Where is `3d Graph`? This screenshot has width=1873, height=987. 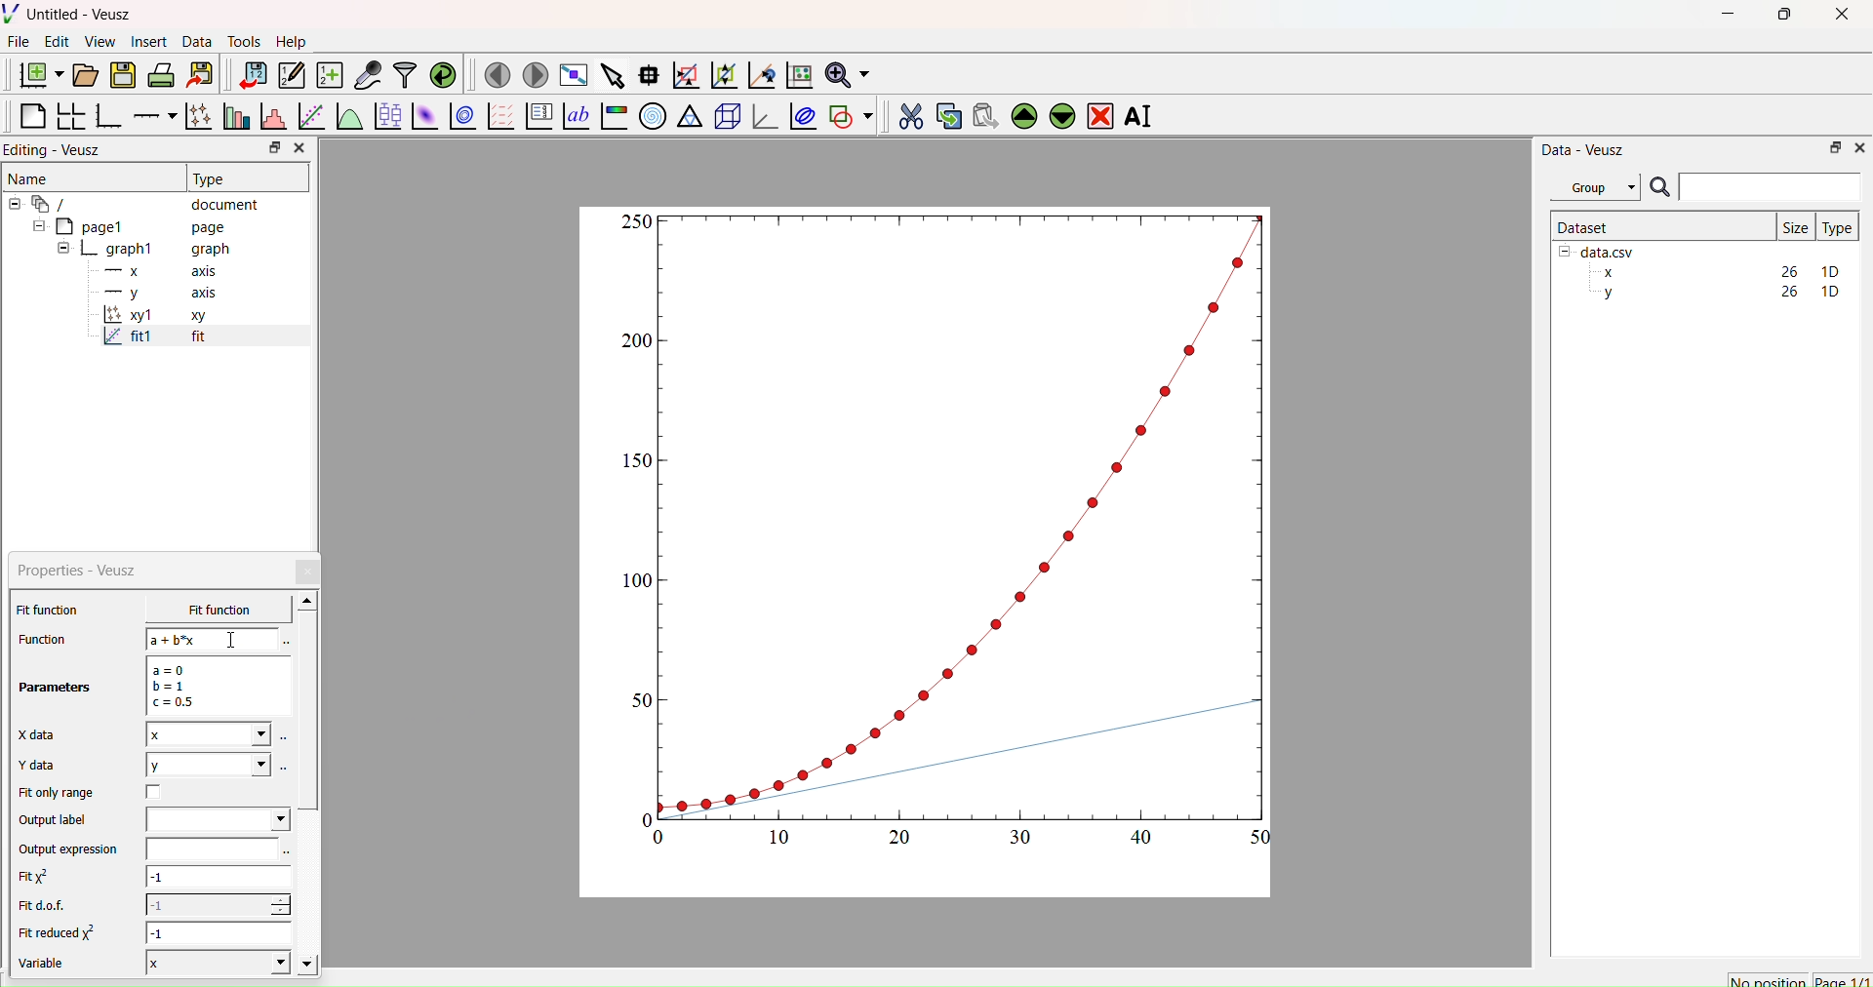
3d Graph is located at coordinates (761, 115).